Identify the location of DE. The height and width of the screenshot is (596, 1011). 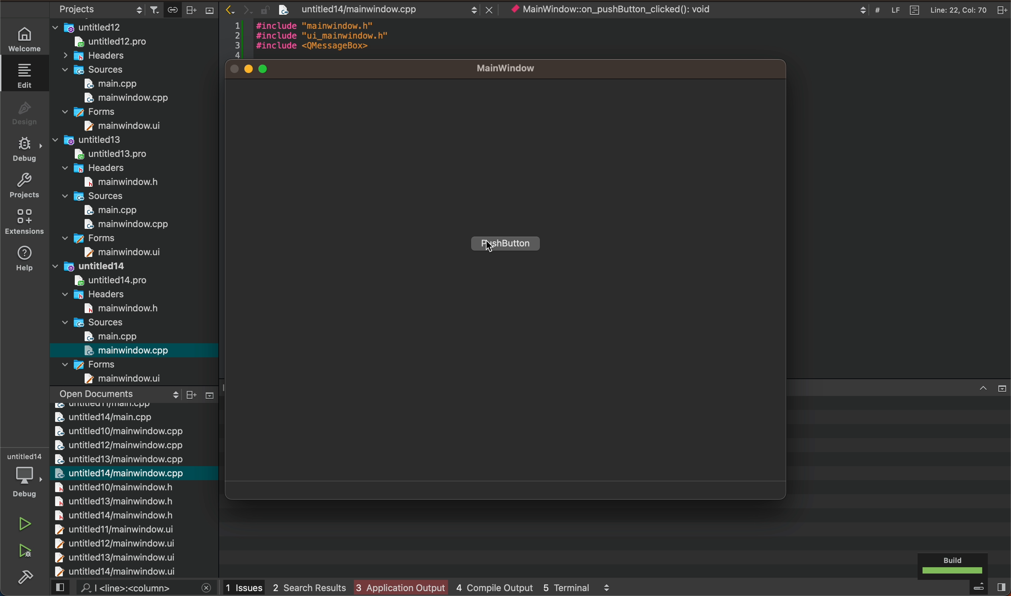
(23, 151).